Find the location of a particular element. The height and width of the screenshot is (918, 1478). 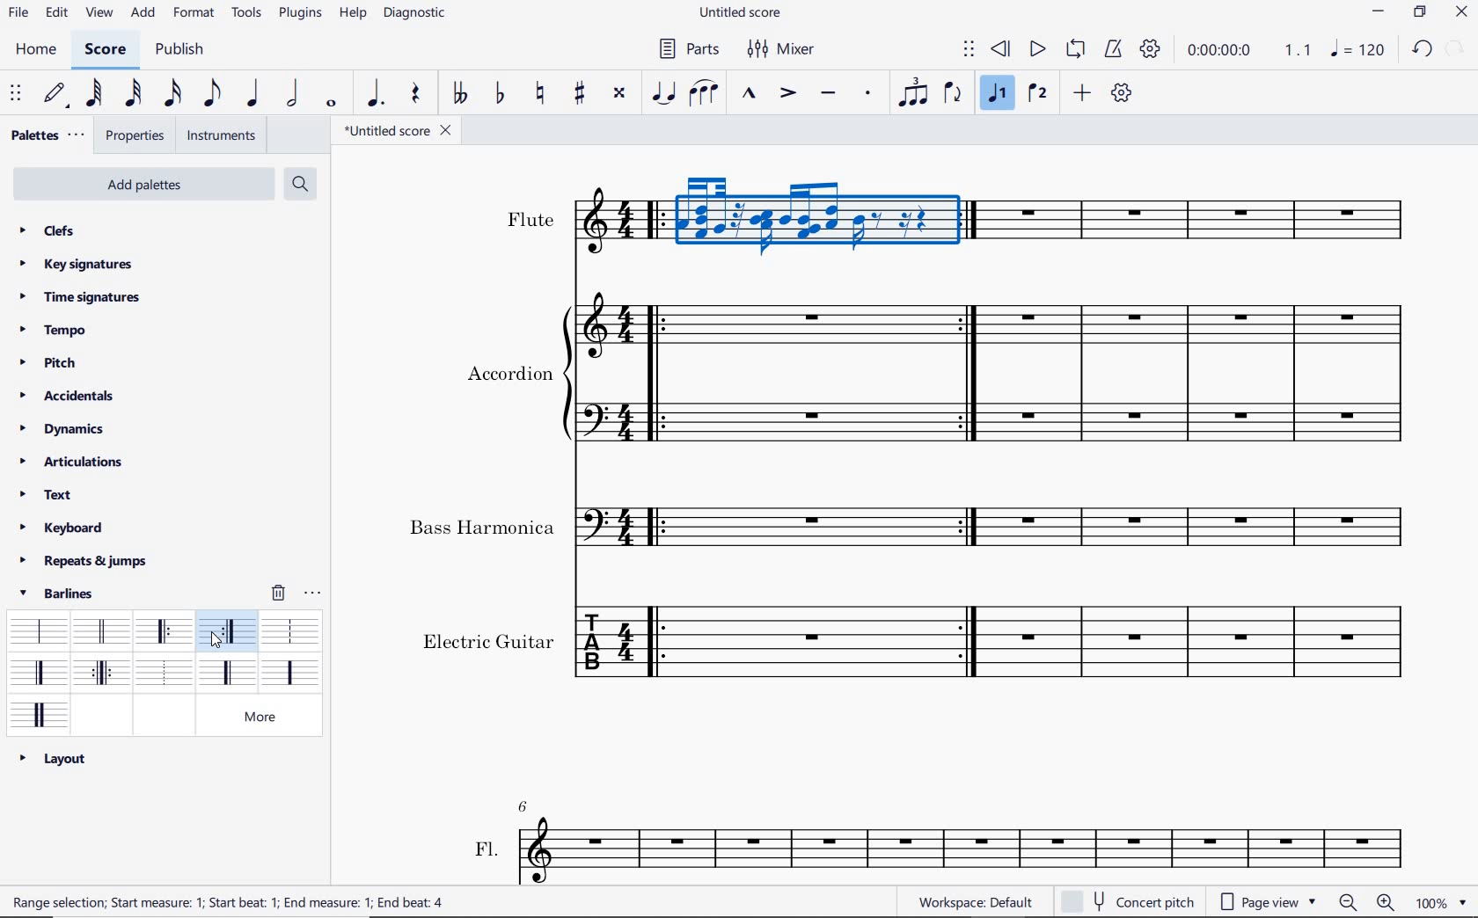

CLOSE is located at coordinates (1462, 11).